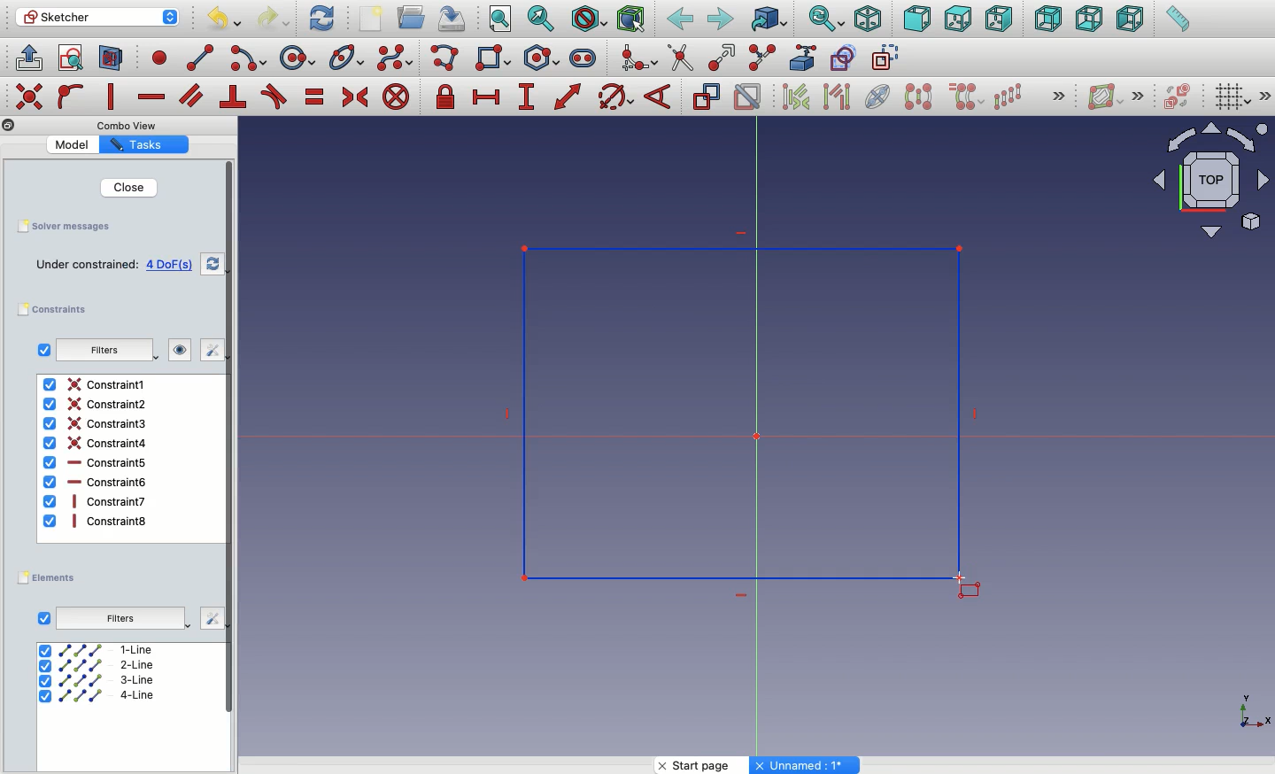 The height and width of the screenshot is (774, 1275). Describe the element at coordinates (498, 20) in the screenshot. I see `Fit all` at that location.